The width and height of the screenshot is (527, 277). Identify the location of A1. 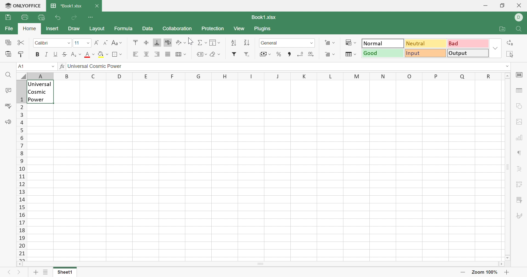
(22, 67).